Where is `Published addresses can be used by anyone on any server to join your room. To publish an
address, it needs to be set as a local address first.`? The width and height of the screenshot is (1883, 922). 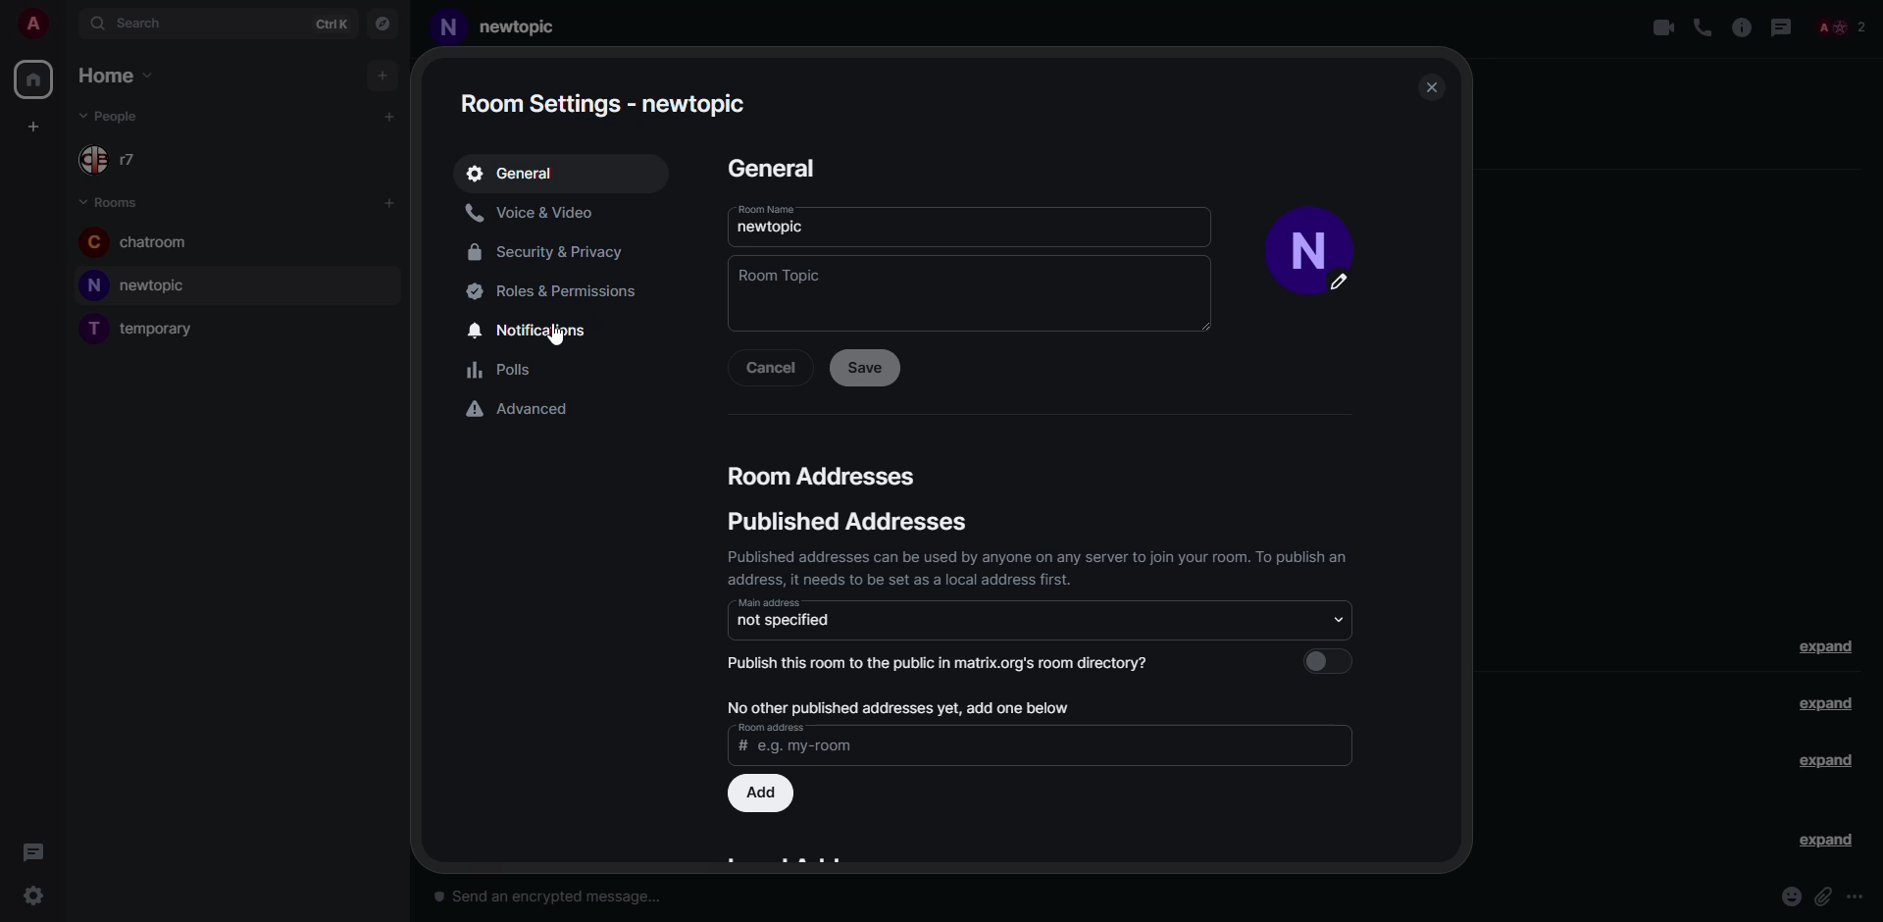 Published addresses can be used by anyone on any server to join your room. To publish an
address, it needs to be set as a local address first. is located at coordinates (1041, 566).